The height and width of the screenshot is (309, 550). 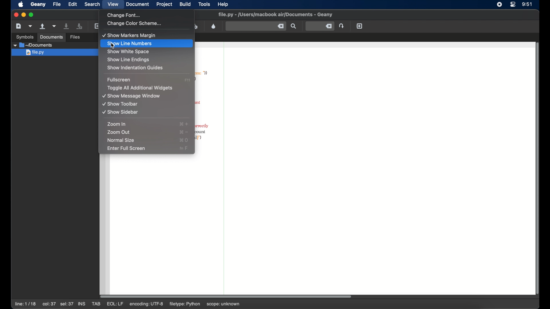 What do you see at coordinates (164, 5) in the screenshot?
I see `project` at bounding box center [164, 5].